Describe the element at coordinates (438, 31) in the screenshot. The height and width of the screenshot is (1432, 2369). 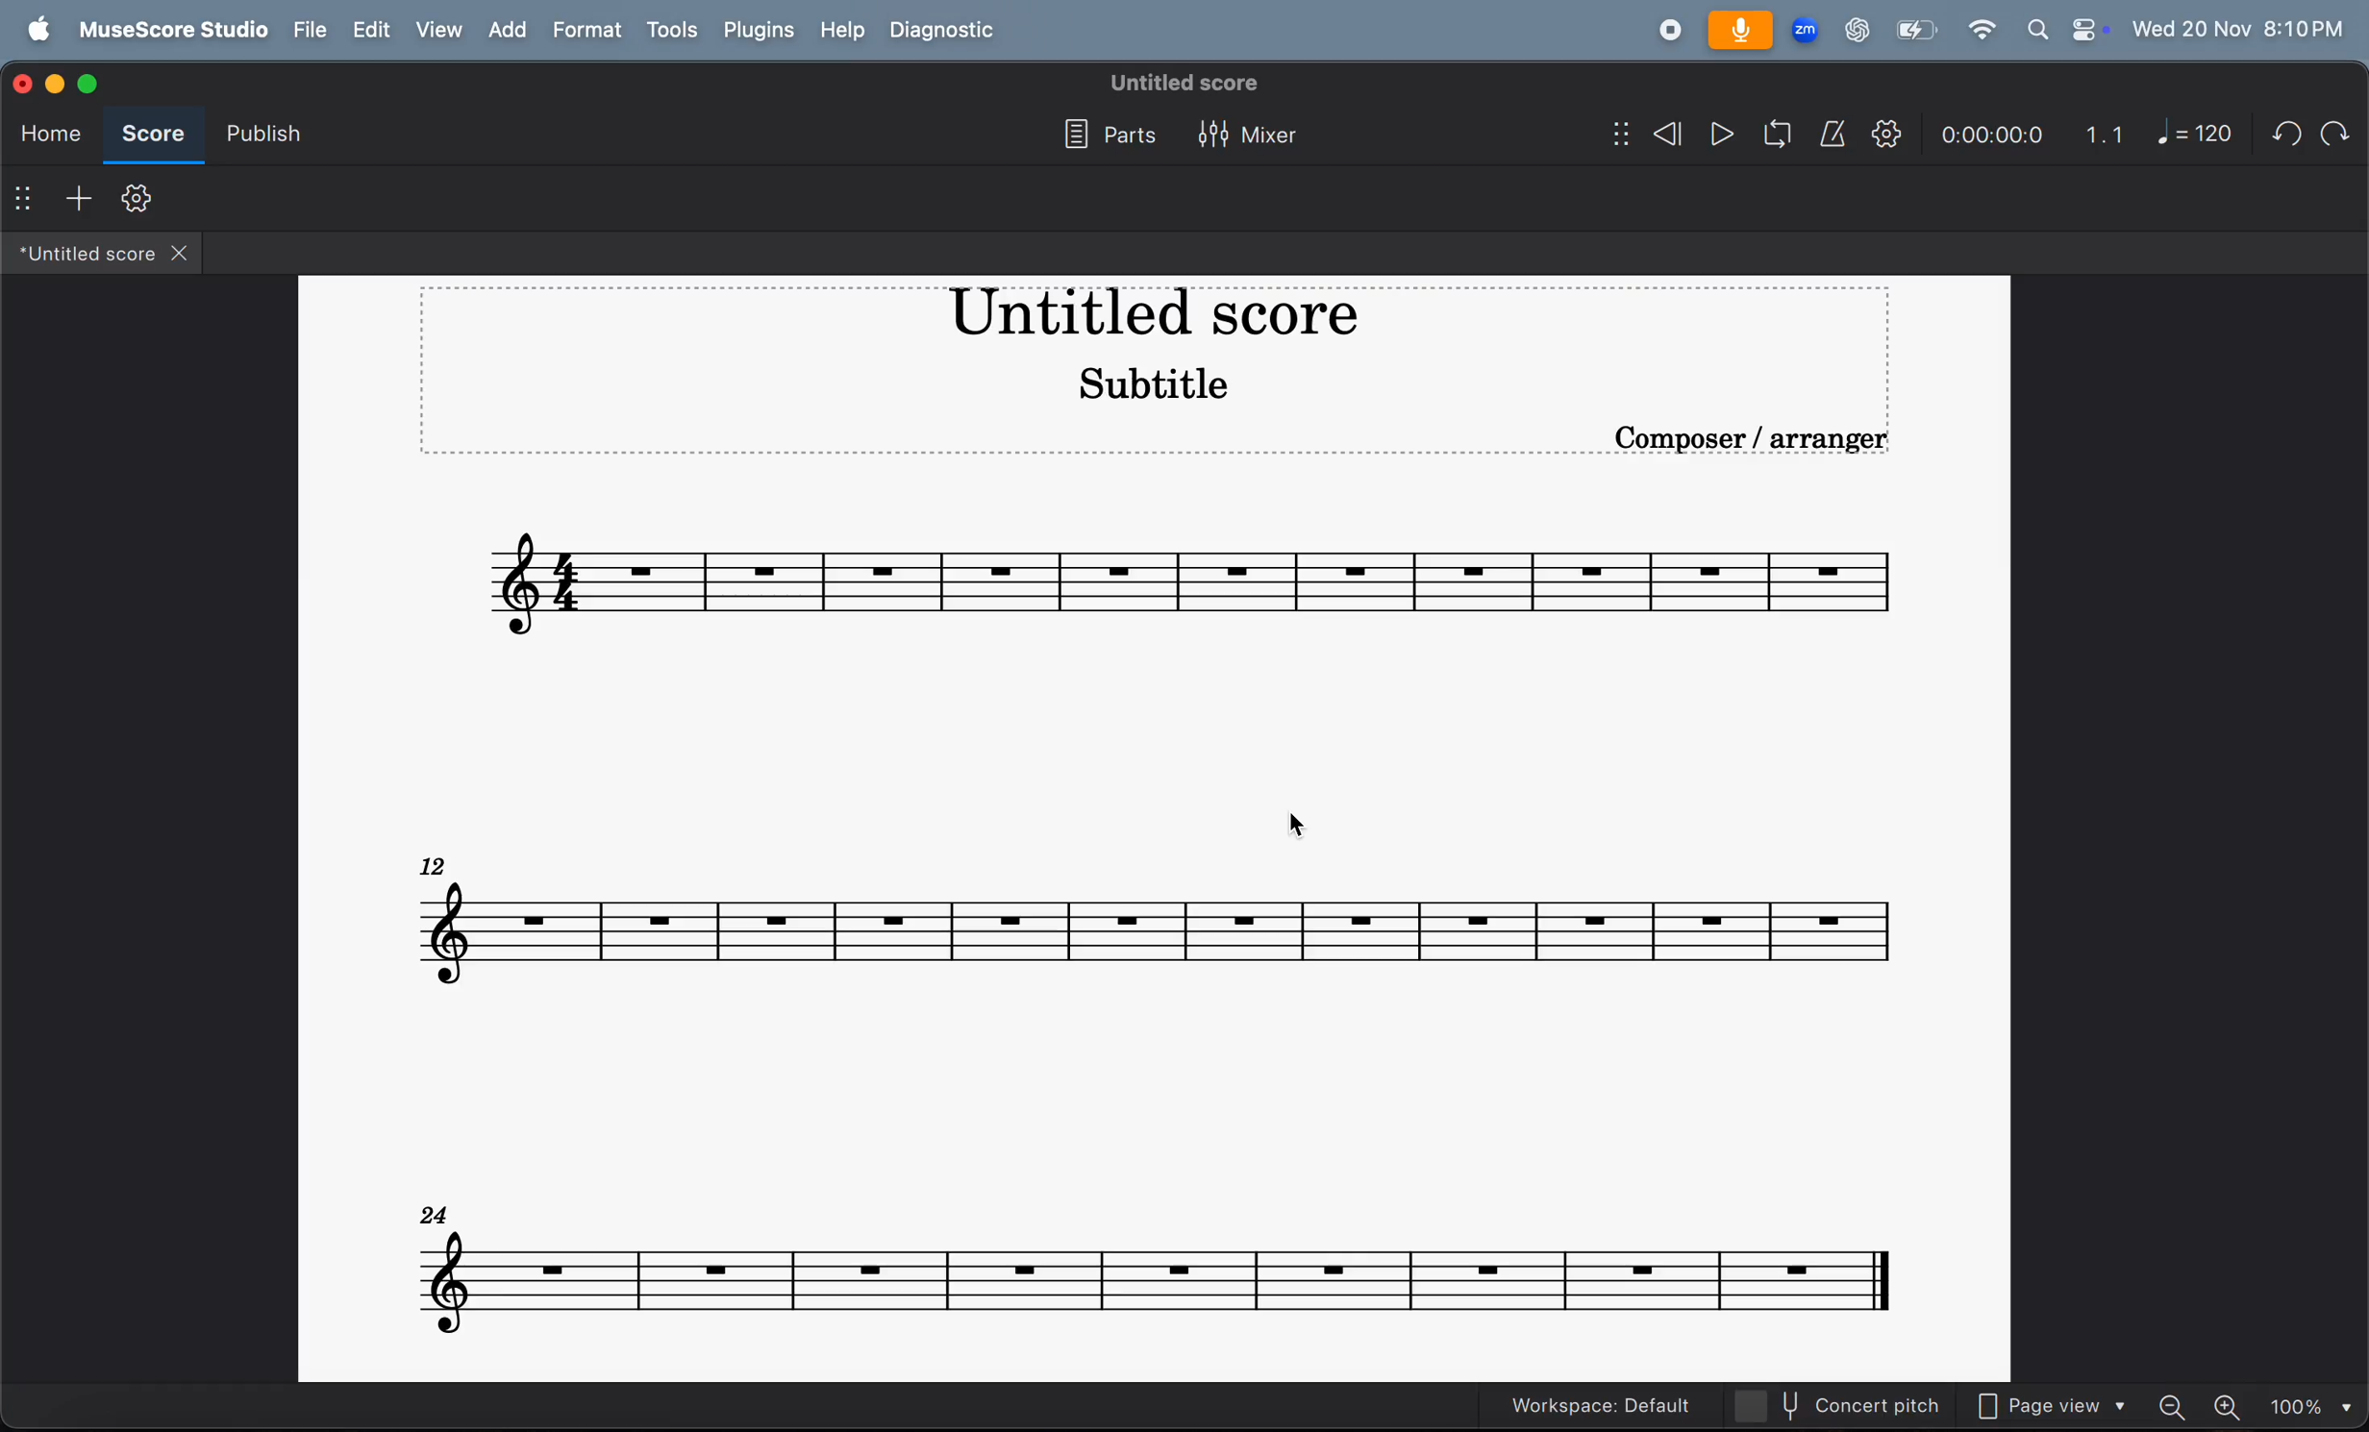
I see `view` at that location.